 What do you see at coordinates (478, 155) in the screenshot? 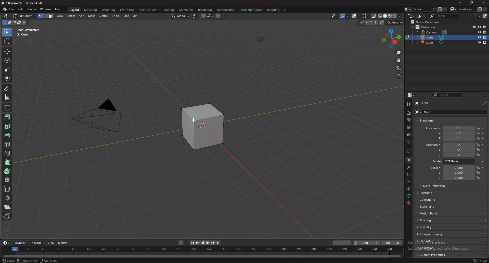
I see `lock location` at bounding box center [478, 155].